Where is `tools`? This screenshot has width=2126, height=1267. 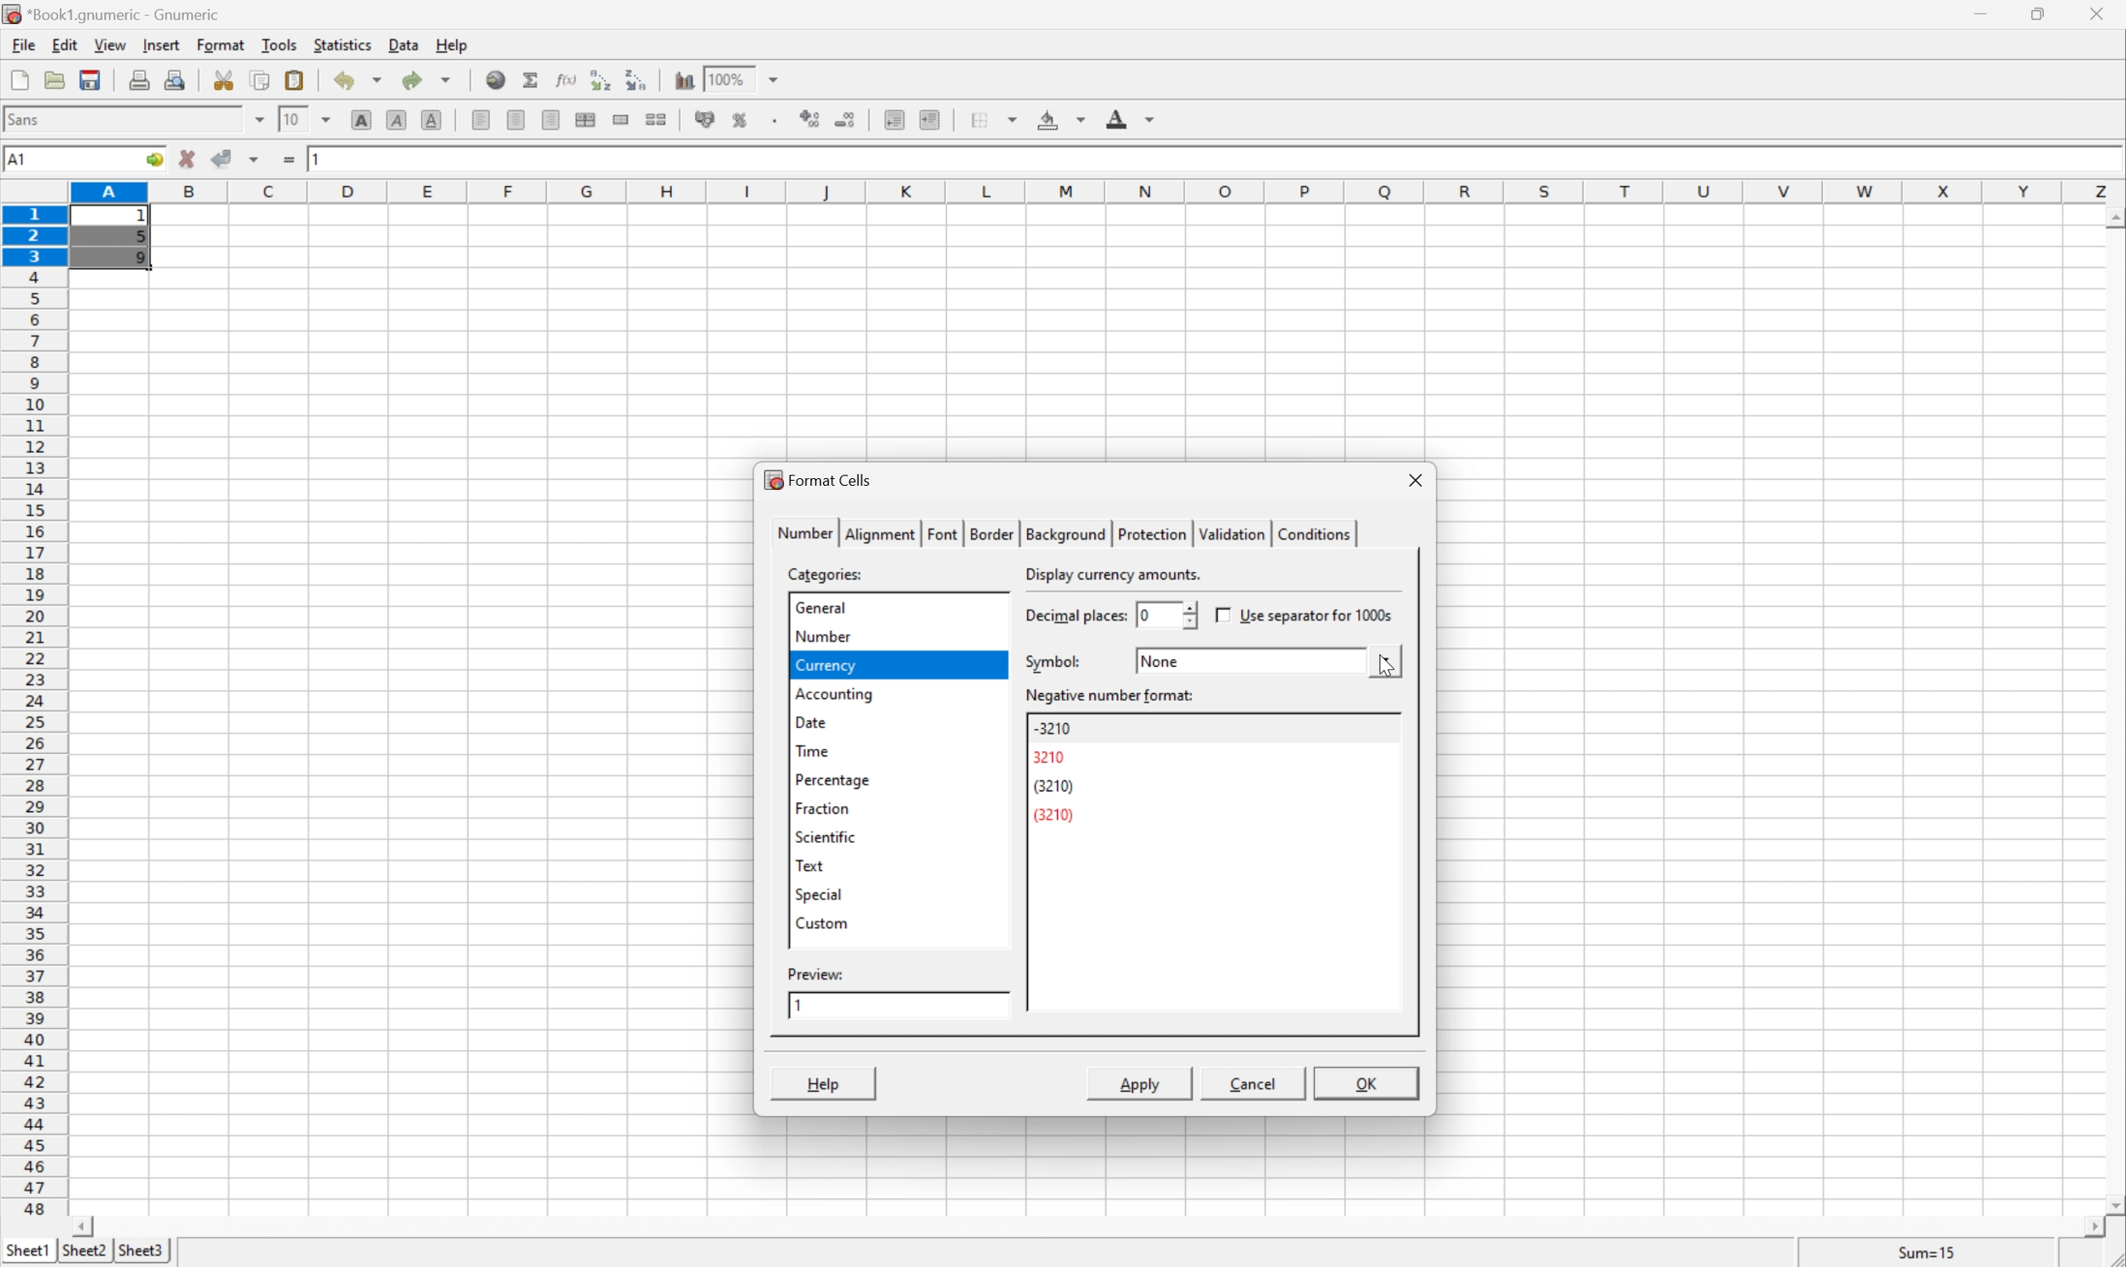 tools is located at coordinates (281, 44).